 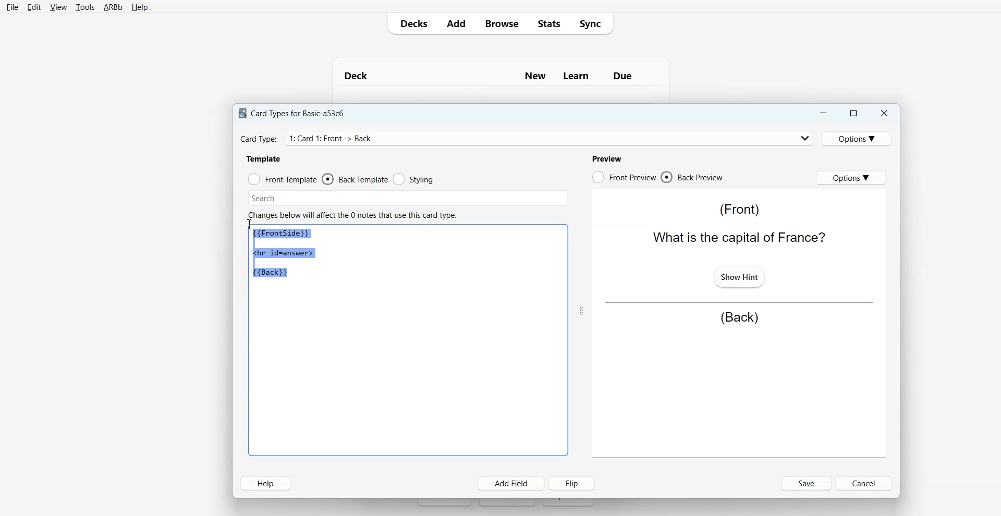 I want to click on Options, so click(x=859, y=138).